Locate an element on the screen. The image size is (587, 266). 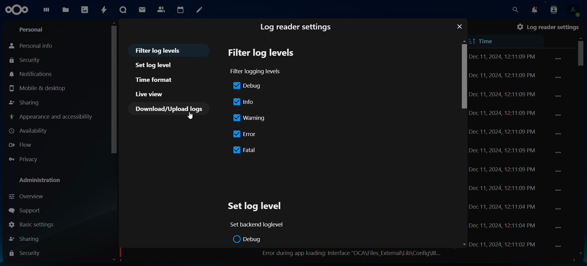
sharing is located at coordinates (25, 101).